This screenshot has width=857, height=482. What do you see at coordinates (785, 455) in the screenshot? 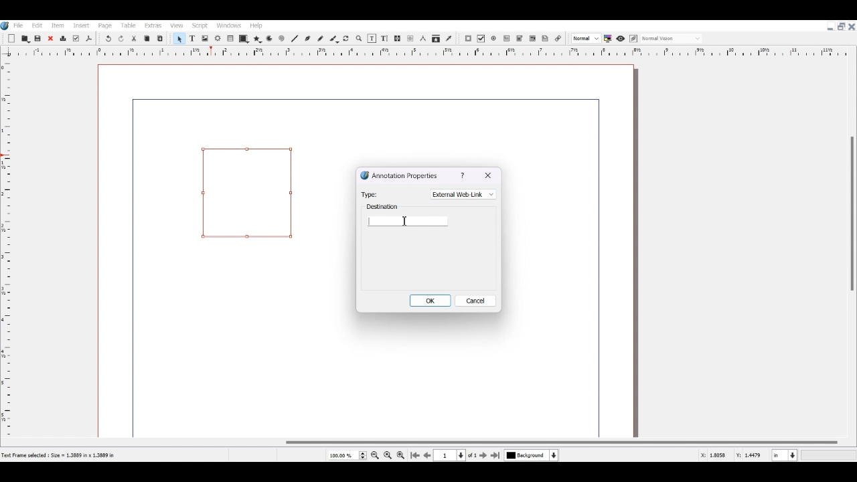
I see `Measurement in Inche` at bounding box center [785, 455].